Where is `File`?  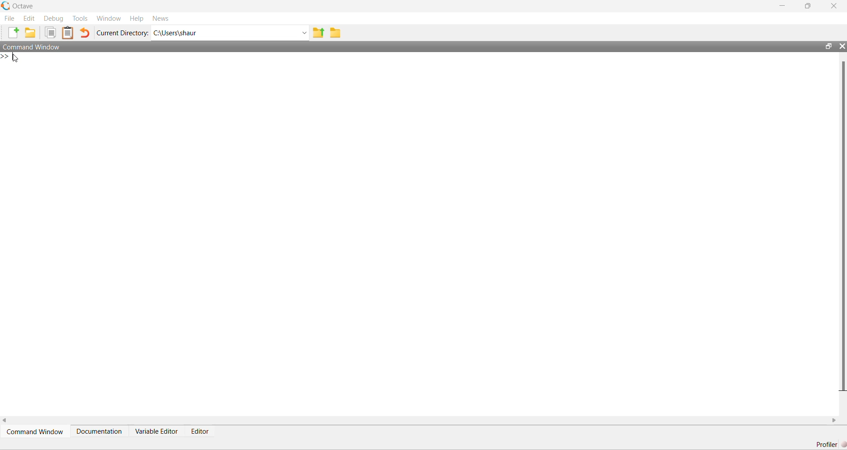
File is located at coordinates (10, 18).